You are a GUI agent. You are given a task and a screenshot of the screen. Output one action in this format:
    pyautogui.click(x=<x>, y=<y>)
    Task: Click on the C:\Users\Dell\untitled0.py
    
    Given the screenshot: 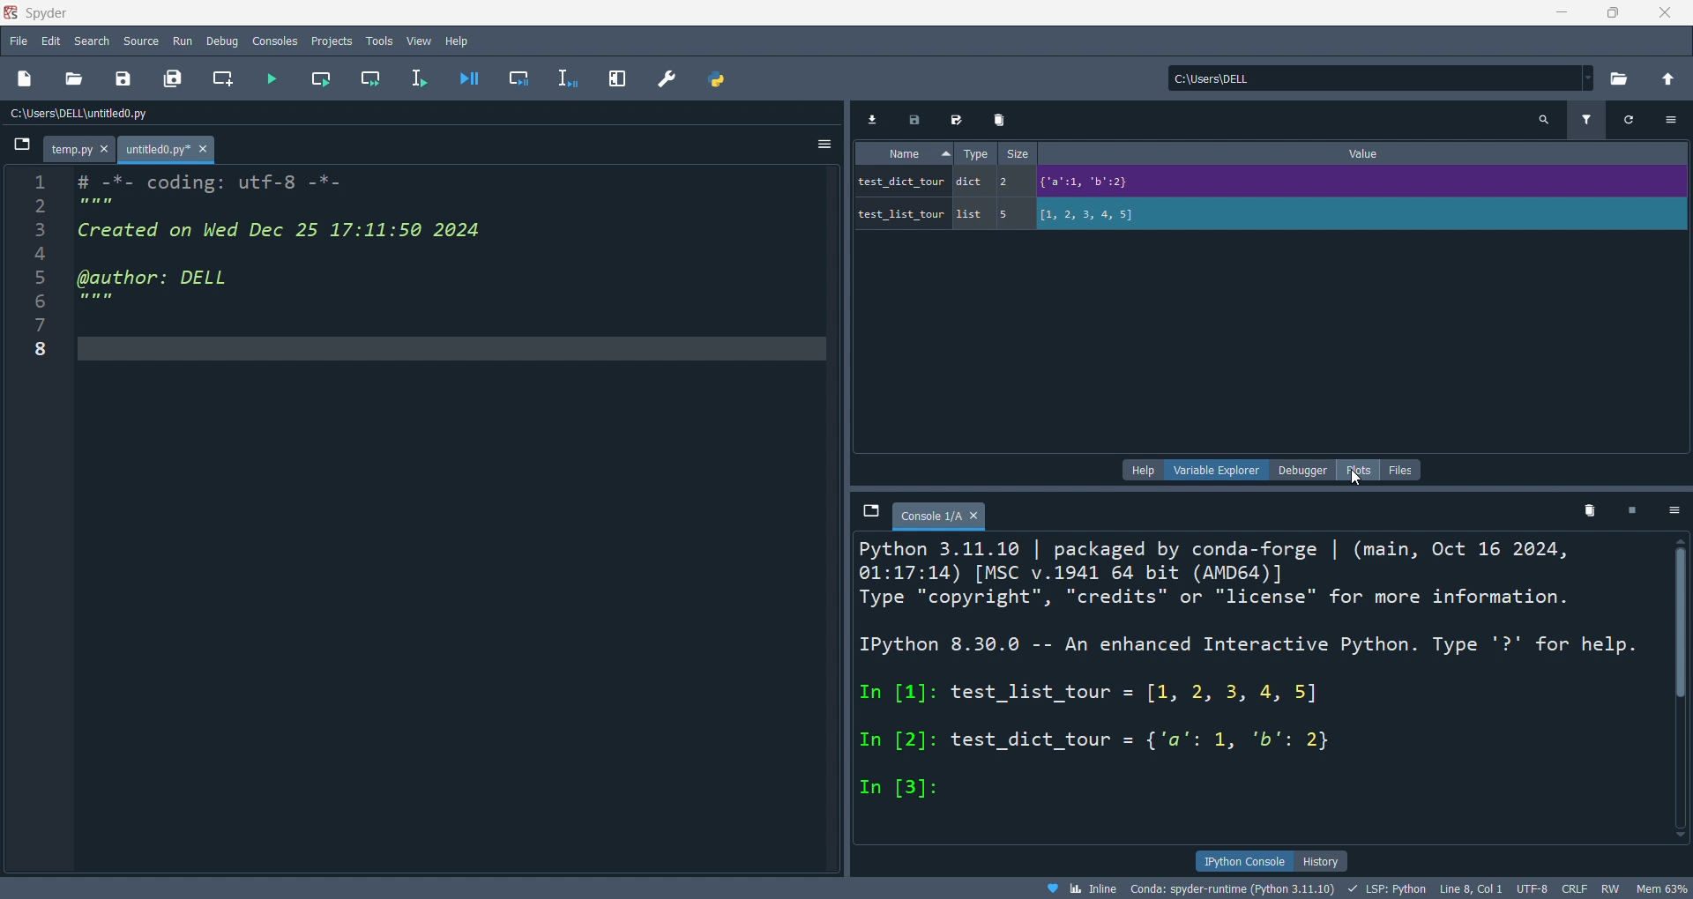 What is the action you would take?
    pyautogui.click(x=235, y=115)
    